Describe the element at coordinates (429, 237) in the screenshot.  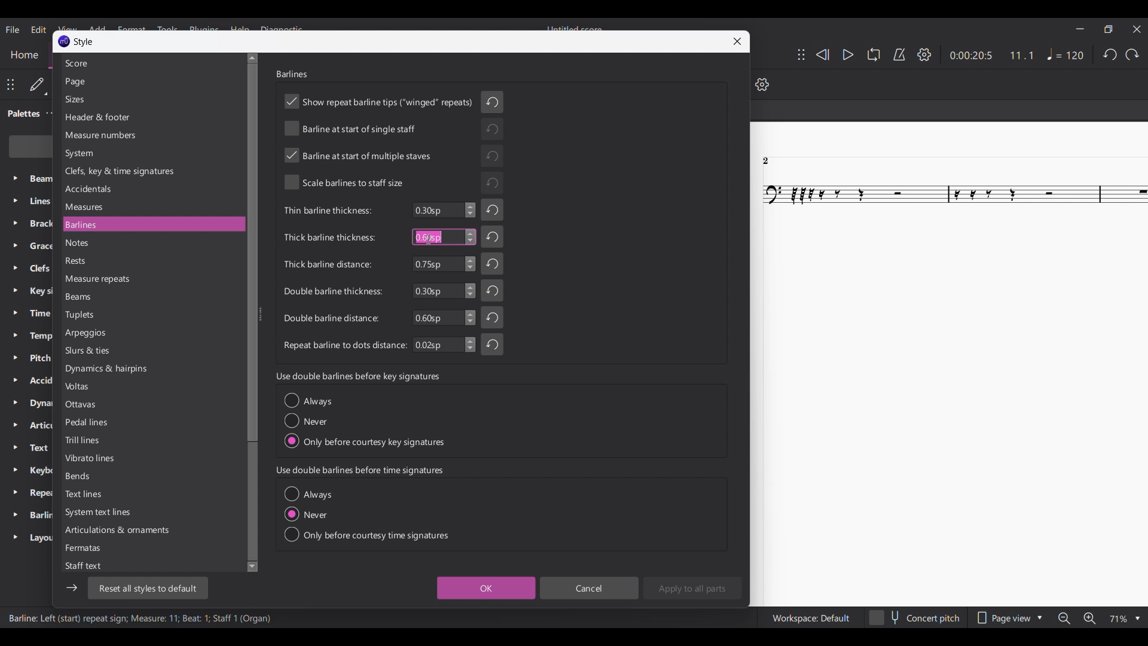
I see `Typing in number` at that location.